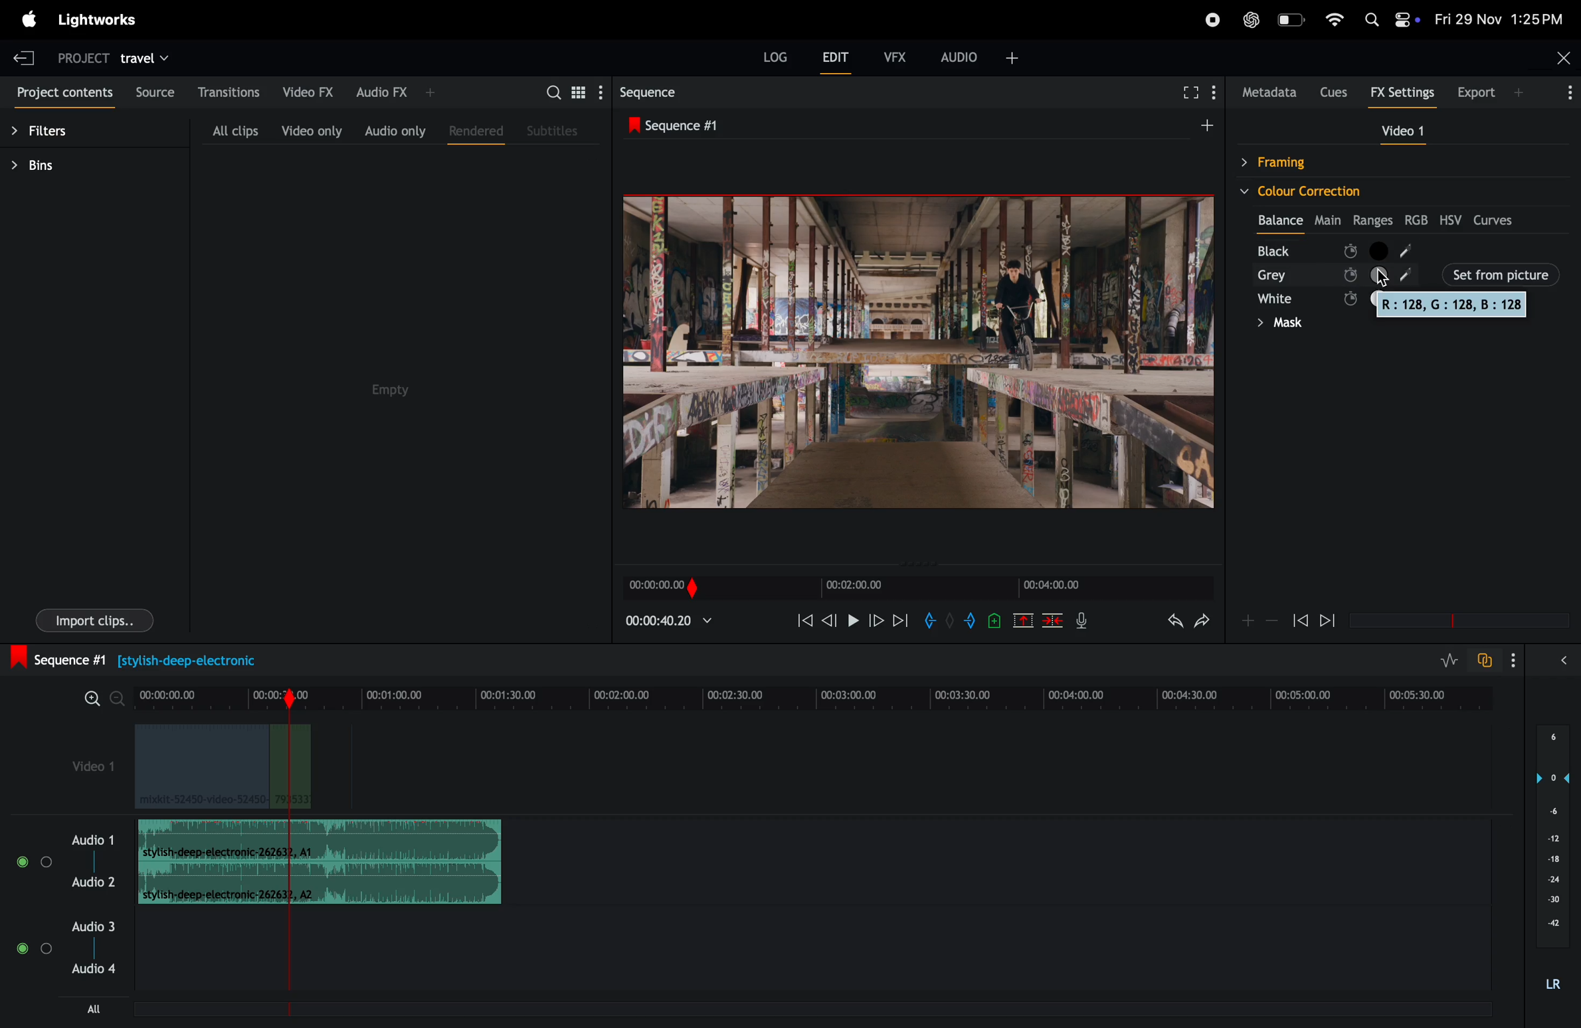  I want to click on More Info, so click(1570, 97).